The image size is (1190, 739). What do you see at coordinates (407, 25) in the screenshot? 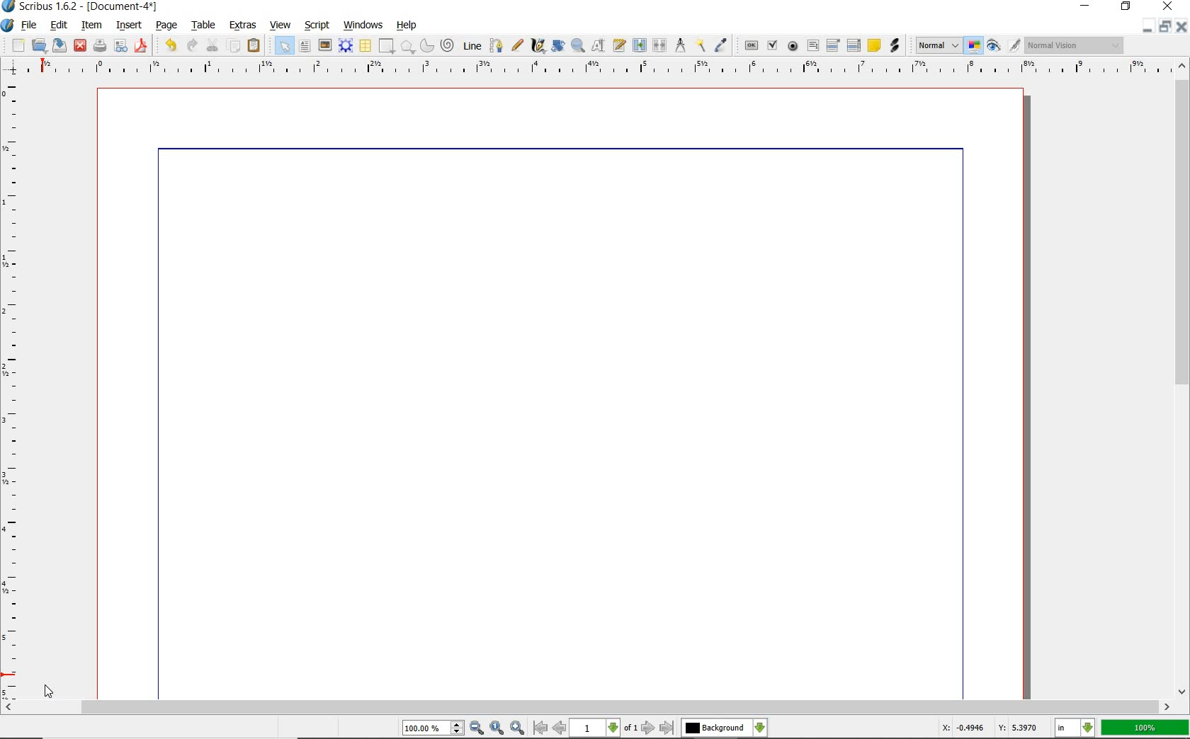
I see `help` at bounding box center [407, 25].